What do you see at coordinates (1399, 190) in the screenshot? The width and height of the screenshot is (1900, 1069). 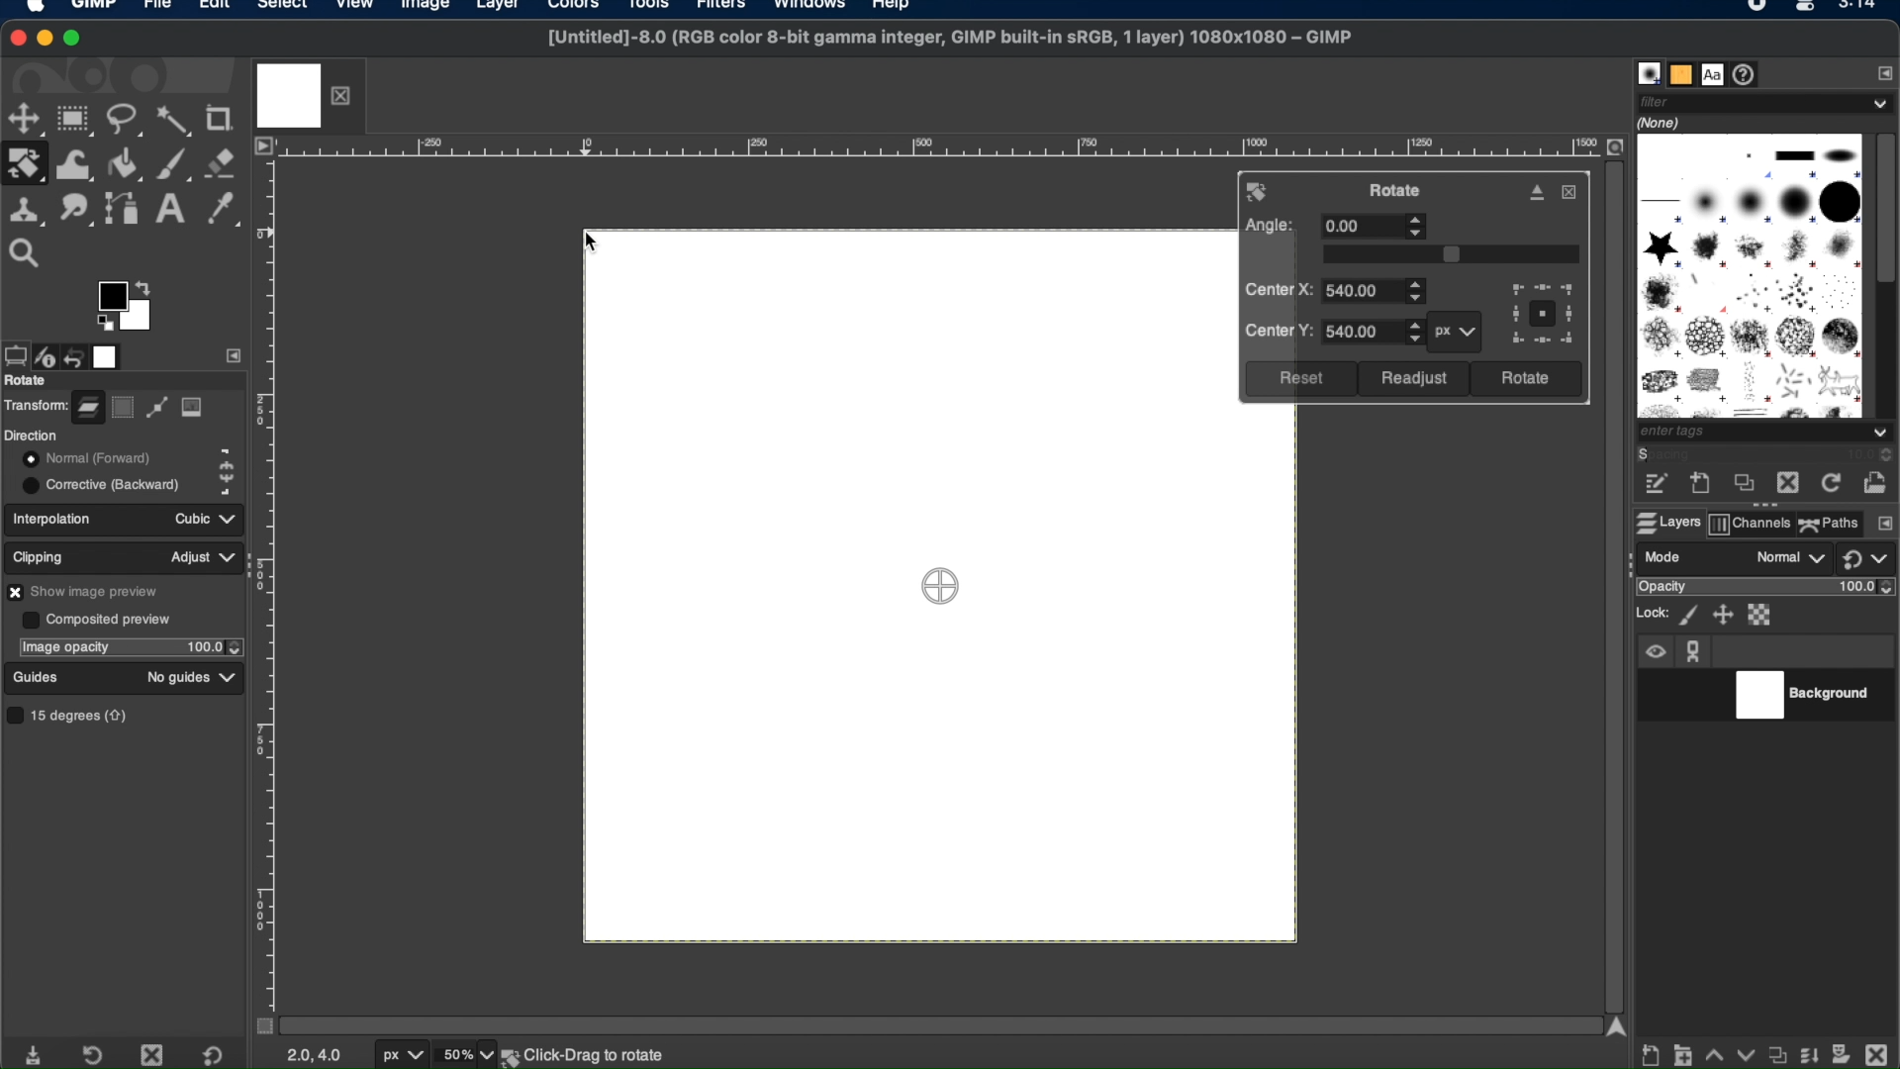 I see `rotate` at bounding box center [1399, 190].